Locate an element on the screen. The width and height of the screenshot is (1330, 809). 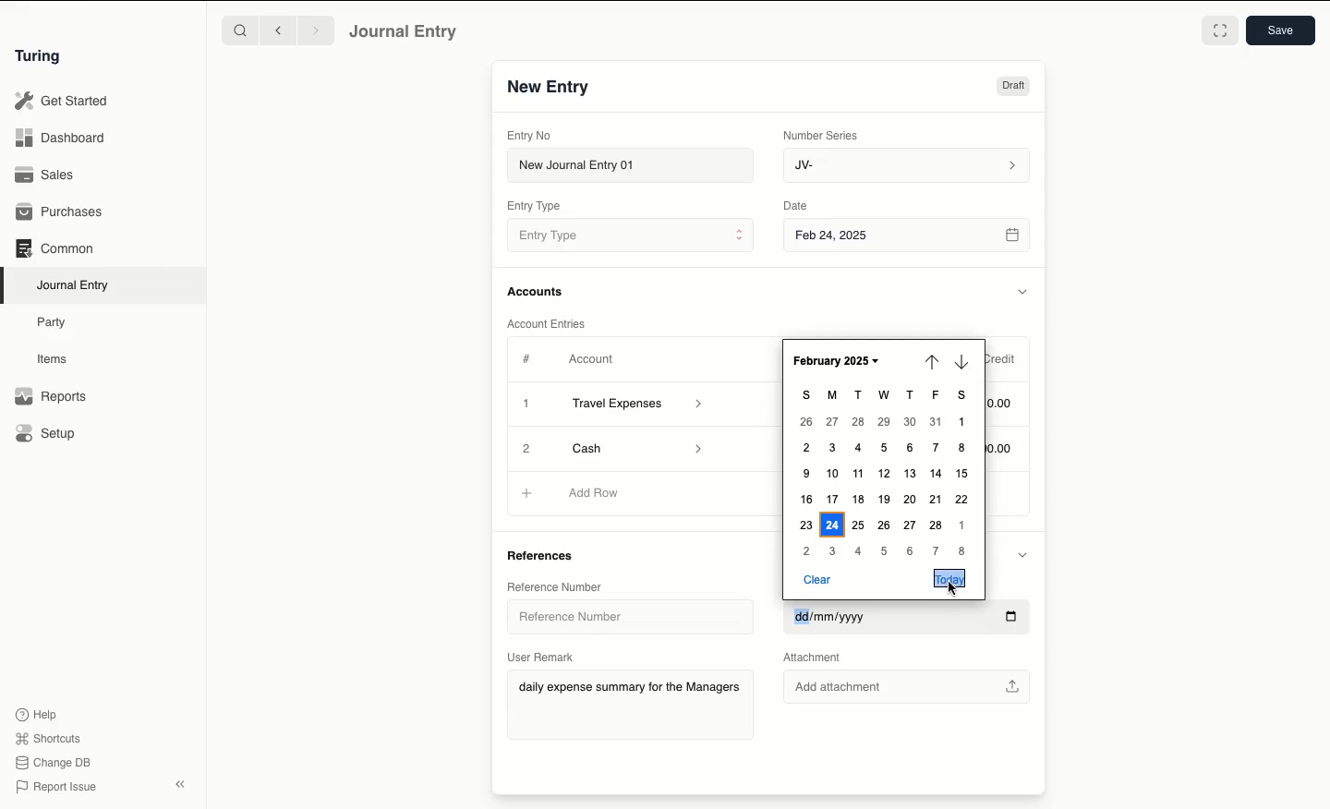
0.00 is located at coordinates (1005, 401).